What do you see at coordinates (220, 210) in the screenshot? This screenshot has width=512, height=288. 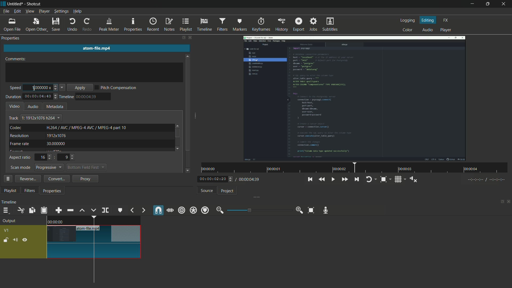 I see `zoom out` at bounding box center [220, 210].